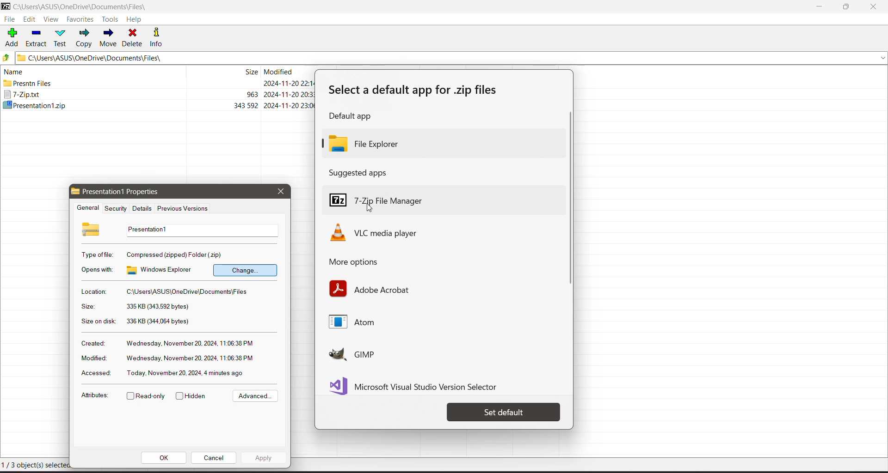 Image resolution: width=888 pixels, height=473 pixels. What do you see at coordinates (200, 230) in the screenshot?
I see `Selected file name` at bounding box center [200, 230].